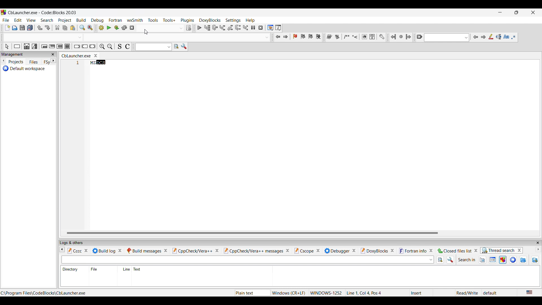  What do you see at coordinates (467, 260) in the screenshot?
I see `Indicates search in options` at bounding box center [467, 260].